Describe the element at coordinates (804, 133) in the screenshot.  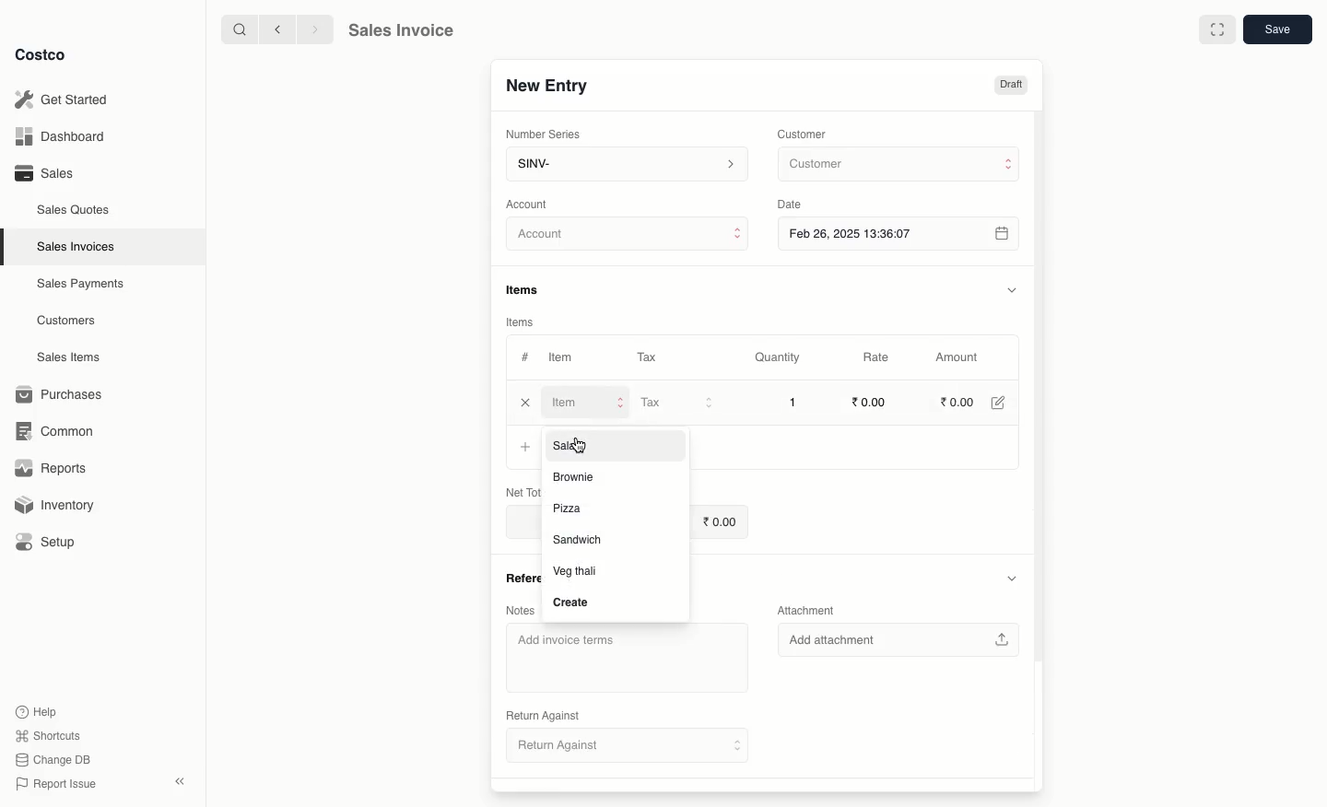
I see `Customer` at that location.